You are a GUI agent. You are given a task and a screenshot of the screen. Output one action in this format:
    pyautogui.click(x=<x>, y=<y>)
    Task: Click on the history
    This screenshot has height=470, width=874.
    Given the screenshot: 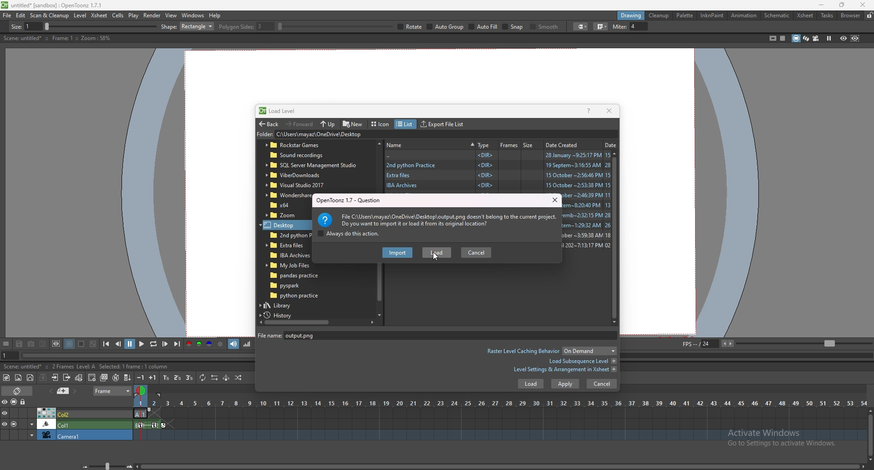 What is the action you would take?
    pyautogui.click(x=281, y=315)
    